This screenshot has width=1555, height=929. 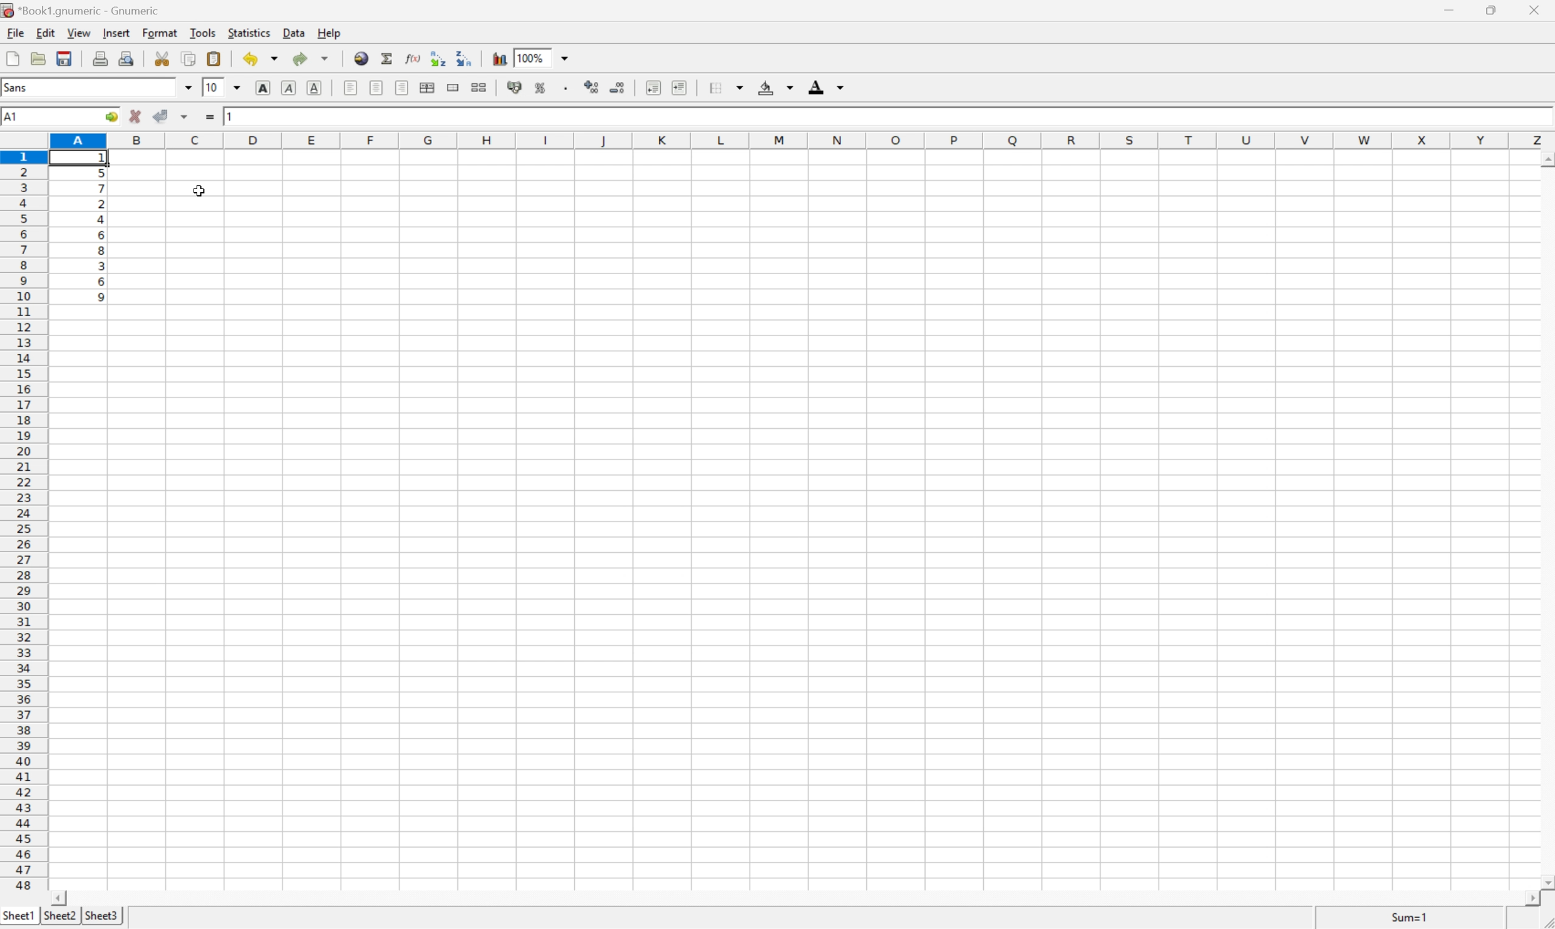 What do you see at coordinates (236, 117) in the screenshot?
I see `1` at bounding box center [236, 117].